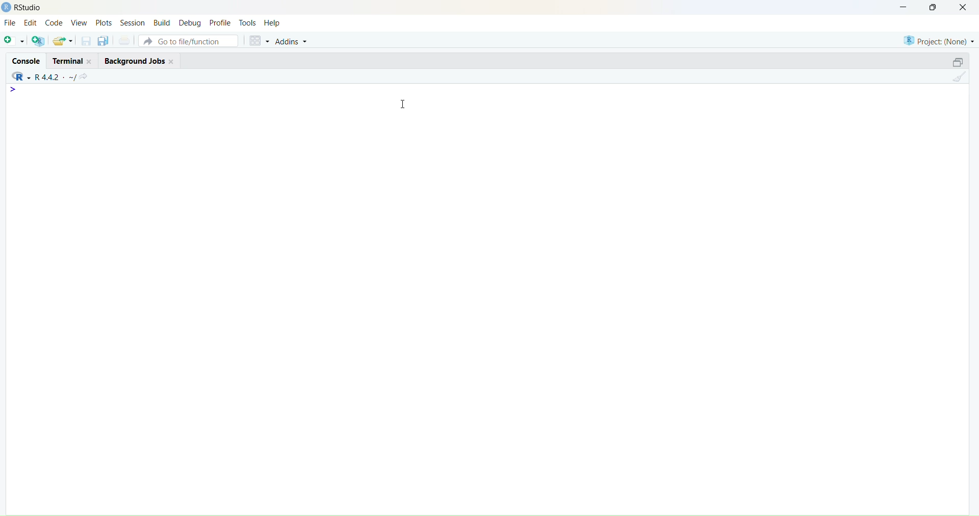  I want to click on New File, so click(13, 40).